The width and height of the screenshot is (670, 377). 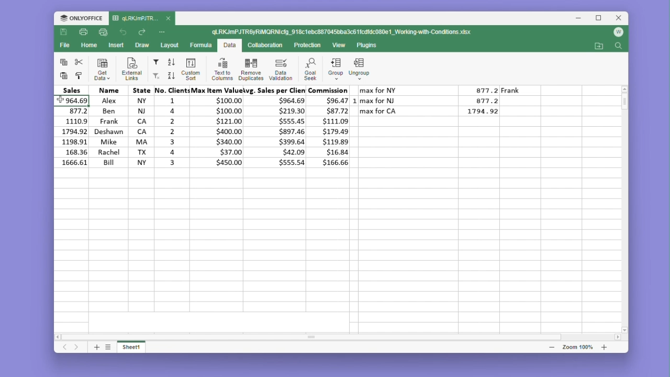 What do you see at coordinates (189, 69) in the screenshot?
I see `custom sort` at bounding box center [189, 69].